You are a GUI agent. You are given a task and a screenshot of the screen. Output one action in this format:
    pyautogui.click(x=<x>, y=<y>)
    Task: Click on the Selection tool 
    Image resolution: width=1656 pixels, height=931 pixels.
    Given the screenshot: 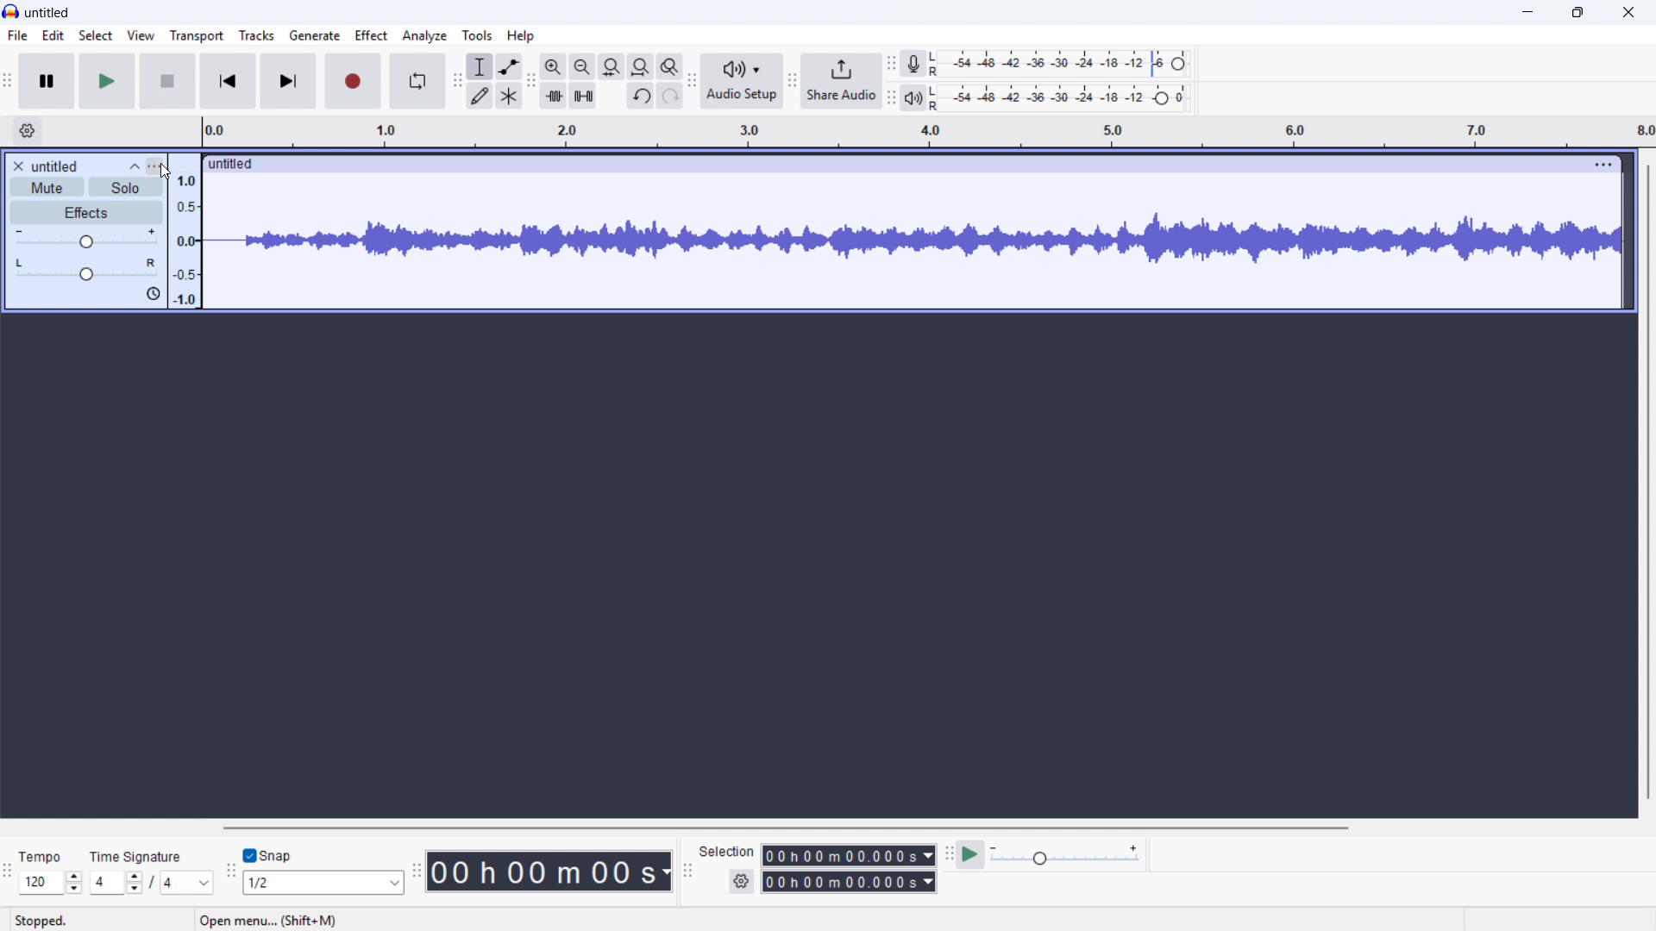 What is the action you would take?
    pyautogui.click(x=480, y=66)
    